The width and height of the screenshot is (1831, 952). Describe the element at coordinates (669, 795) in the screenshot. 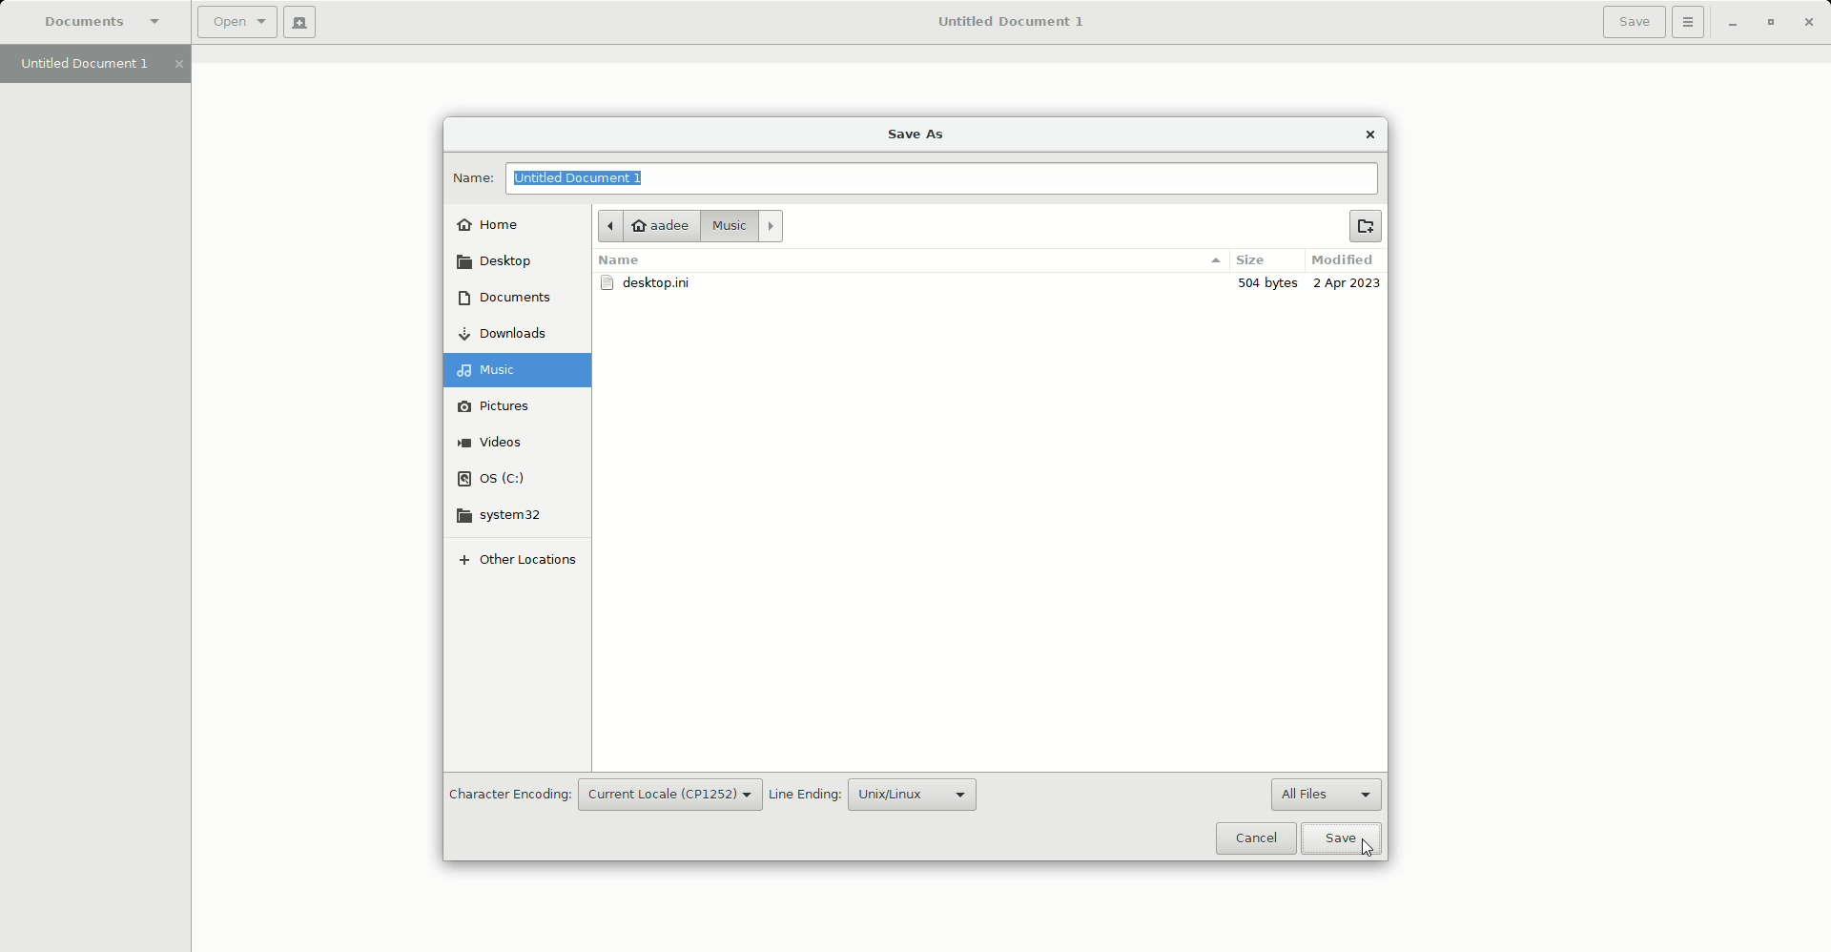

I see `Current locale` at that location.